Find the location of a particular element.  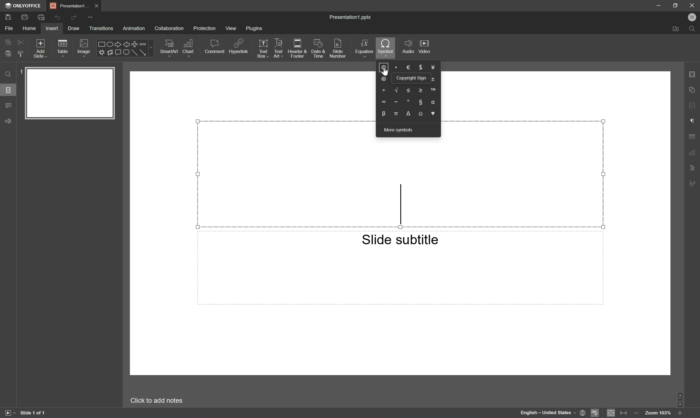

W is located at coordinates (694, 17).